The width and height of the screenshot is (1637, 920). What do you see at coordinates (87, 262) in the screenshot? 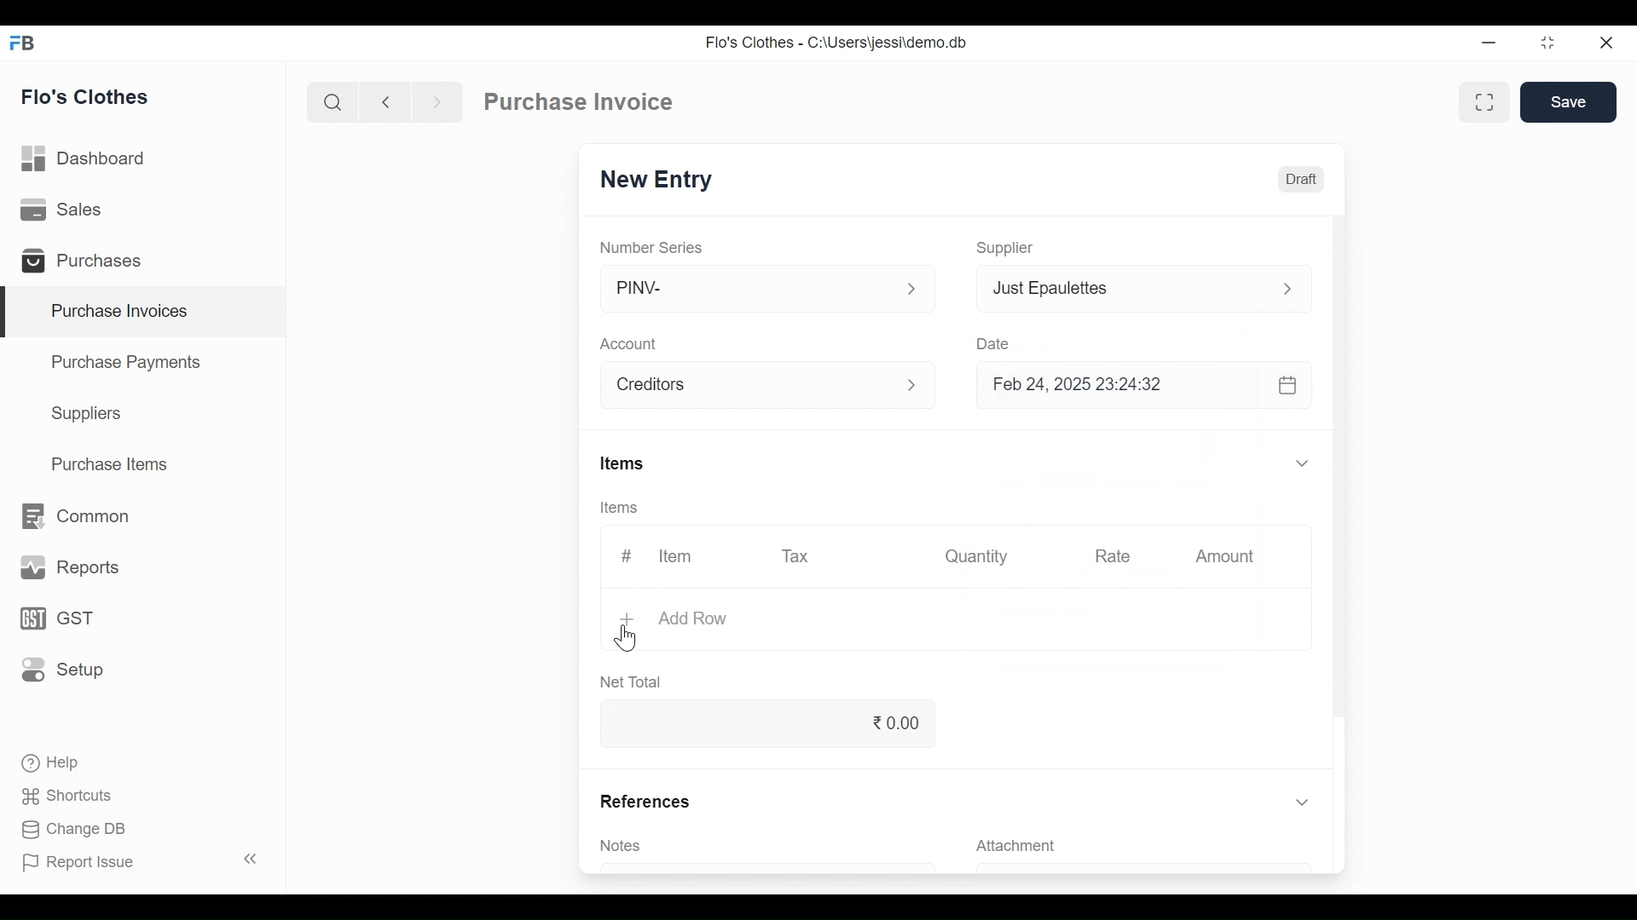
I see `Purchases` at bounding box center [87, 262].